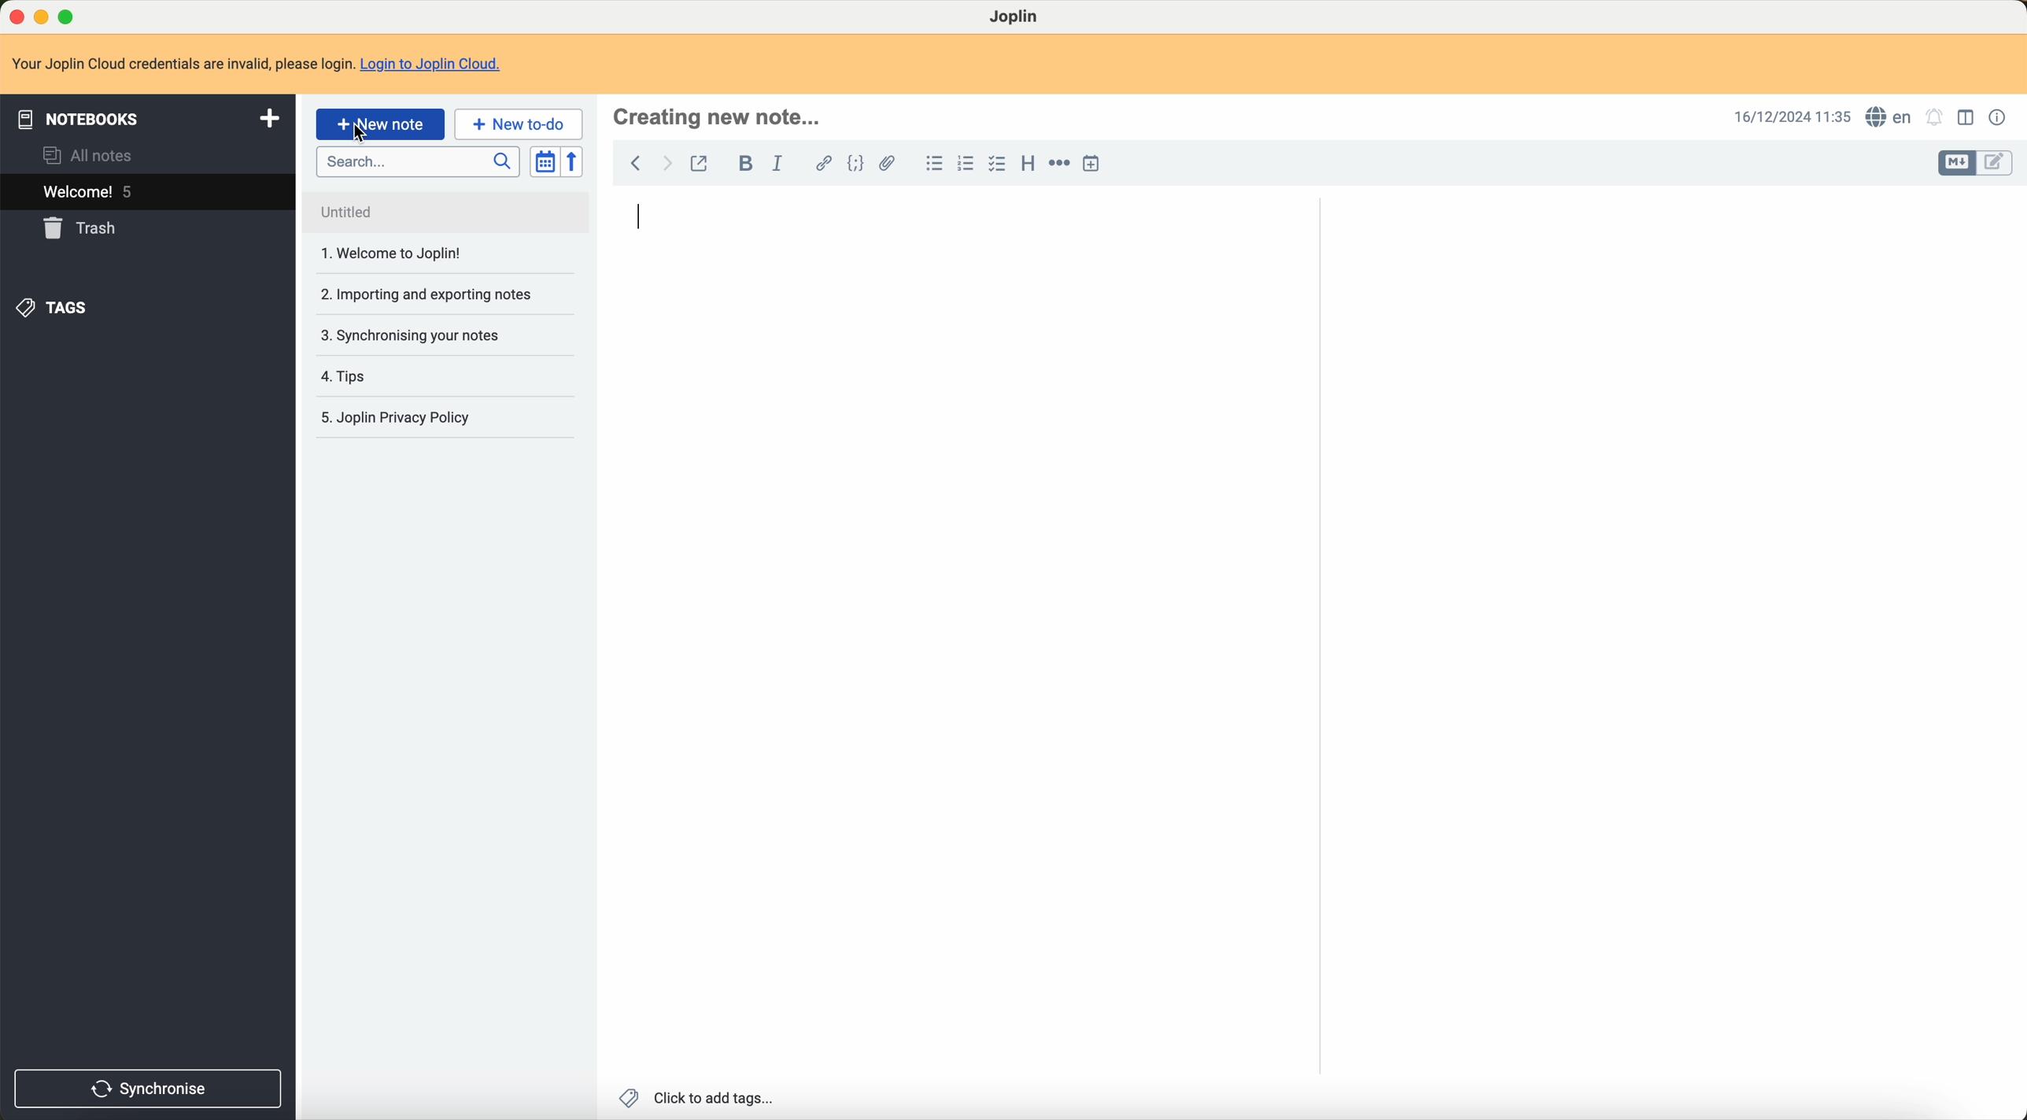  What do you see at coordinates (404, 417) in the screenshot?
I see `5.Joplin privacy policy` at bounding box center [404, 417].